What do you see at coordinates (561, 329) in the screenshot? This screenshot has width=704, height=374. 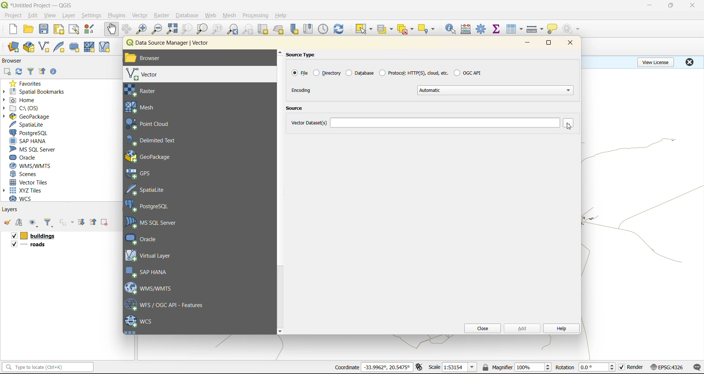 I see `help` at bounding box center [561, 329].